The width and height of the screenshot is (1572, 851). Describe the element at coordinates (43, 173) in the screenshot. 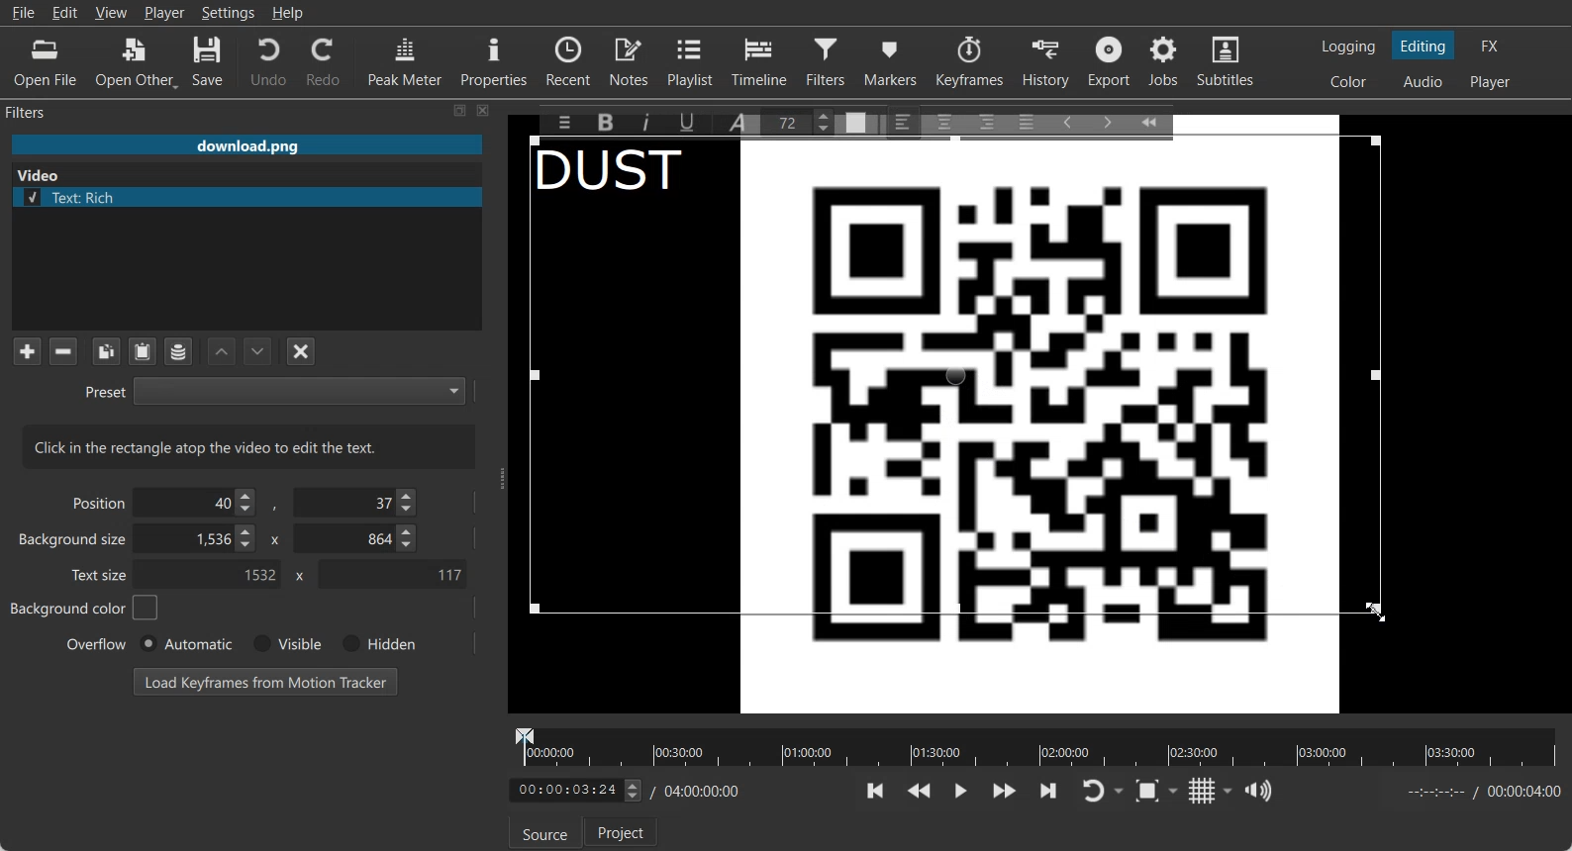

I see `Video` at that location.